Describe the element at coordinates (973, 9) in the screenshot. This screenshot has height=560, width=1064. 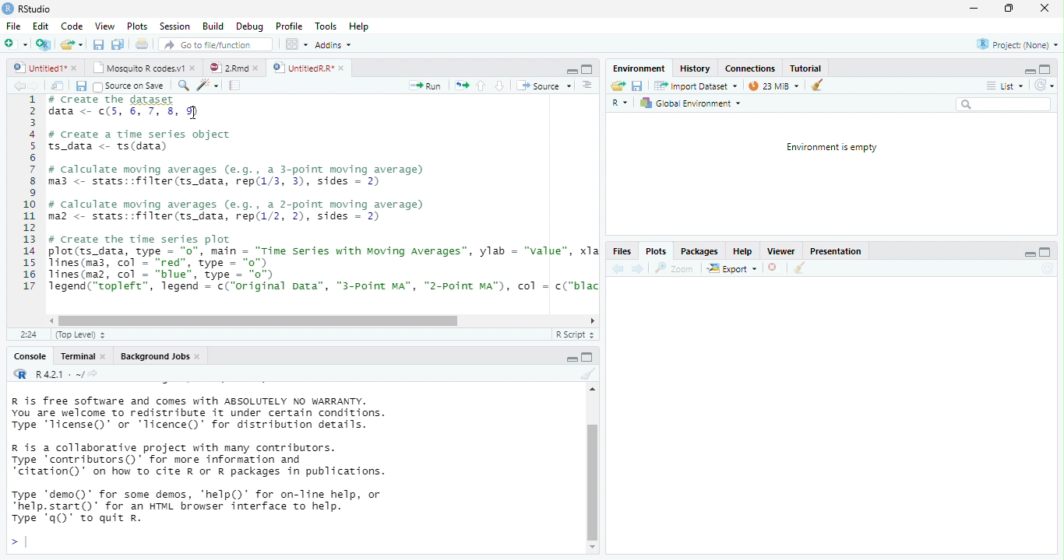
I see `minimize` at that location.